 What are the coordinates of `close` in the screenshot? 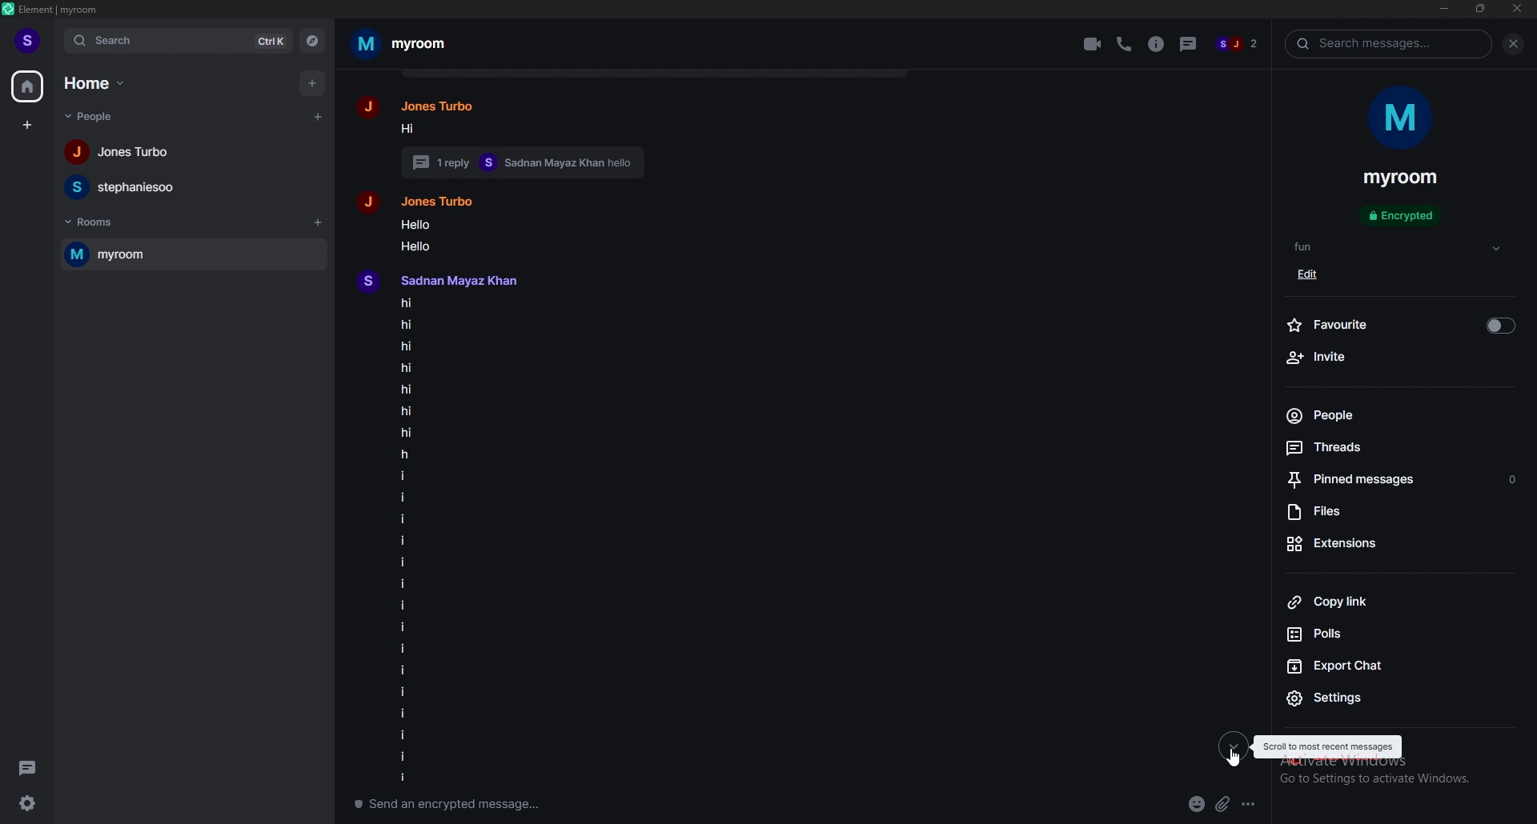 It's located at (1515, 45).